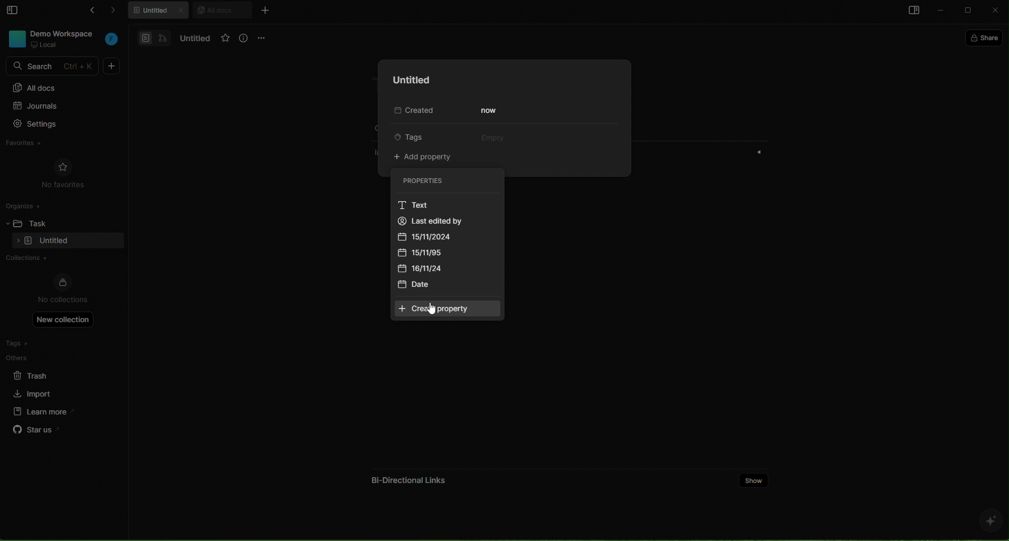  Describe the element at coordinates (244, 38) in the screenshot. I see `info` at that location.